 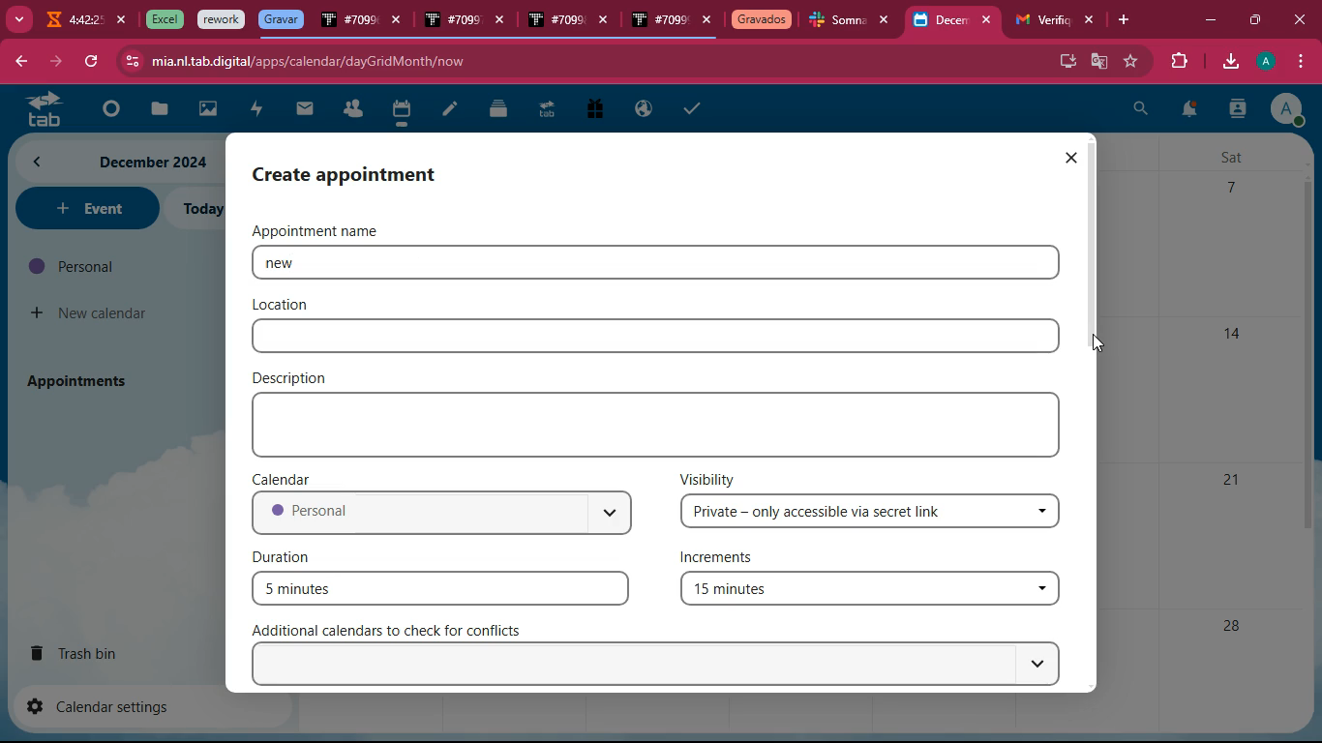 What do you see at coordinates (661, 665) in the screenshot?
I see `select` at bounding box center [661, 665].